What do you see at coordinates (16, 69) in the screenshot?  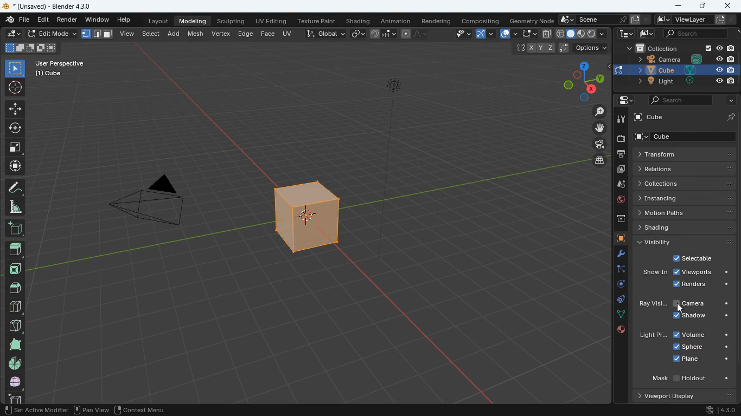 I see `select` at bounding box center [16, 69].